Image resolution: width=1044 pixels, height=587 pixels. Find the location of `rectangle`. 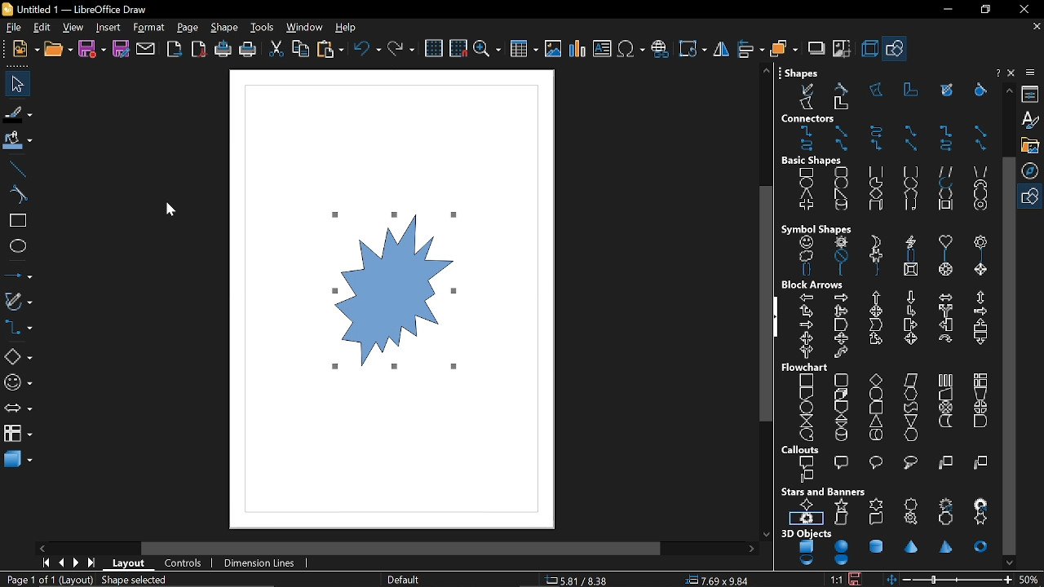

rectangle is located at coordinates (15, 221).